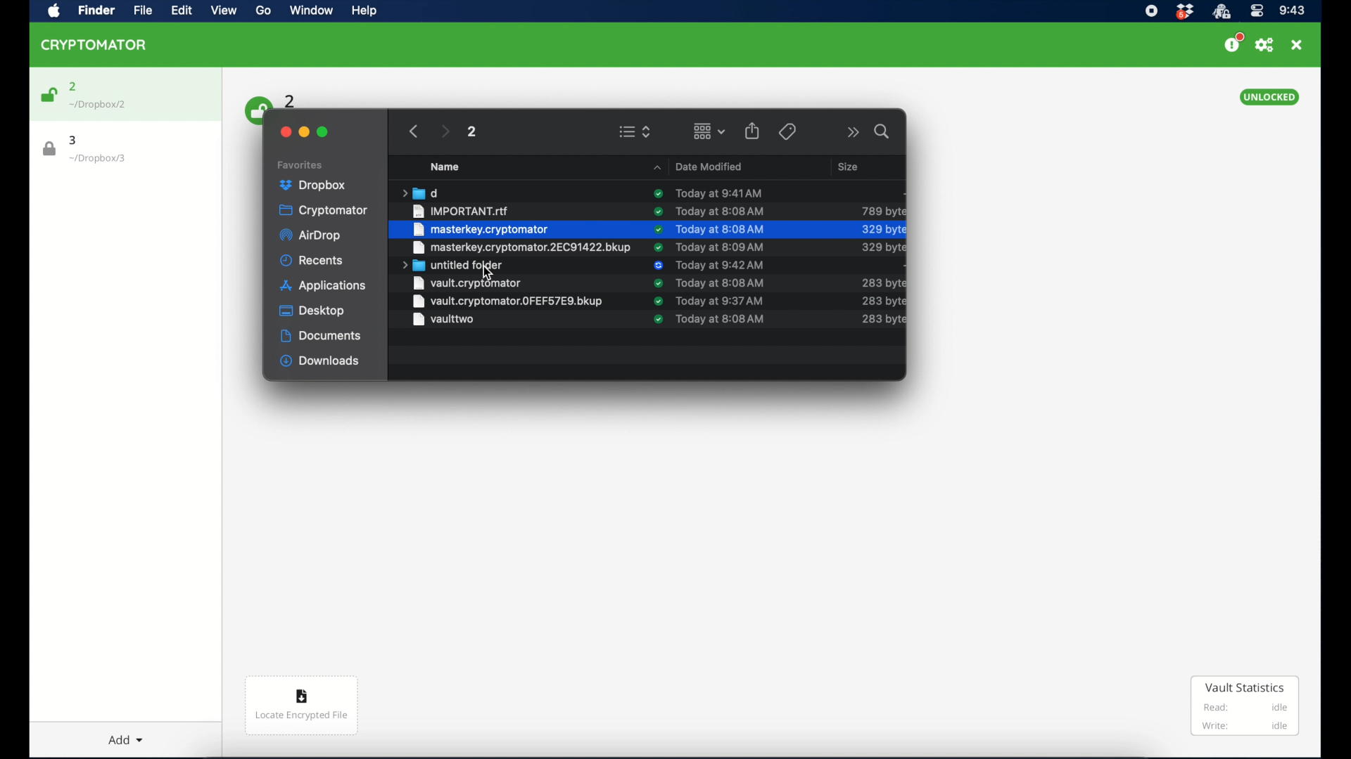 The height and width of the screenshot is (759, 1351). Describe the element at coordinates (471, 131) in the screenshot. I see `2` at that location.